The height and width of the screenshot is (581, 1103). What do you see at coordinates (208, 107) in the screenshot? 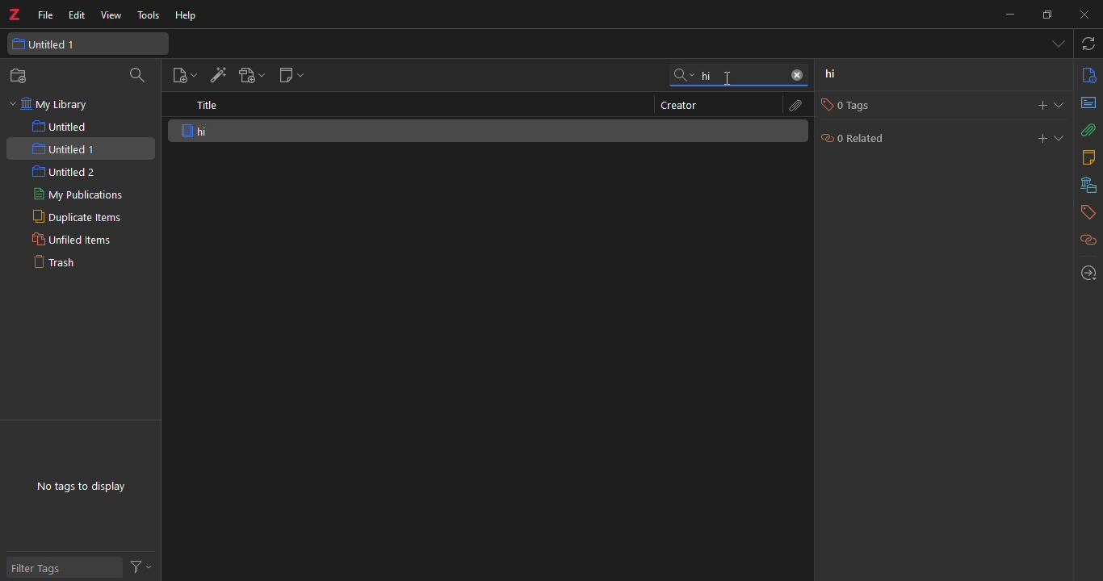
I see `title` at bounding box center [208, 107].